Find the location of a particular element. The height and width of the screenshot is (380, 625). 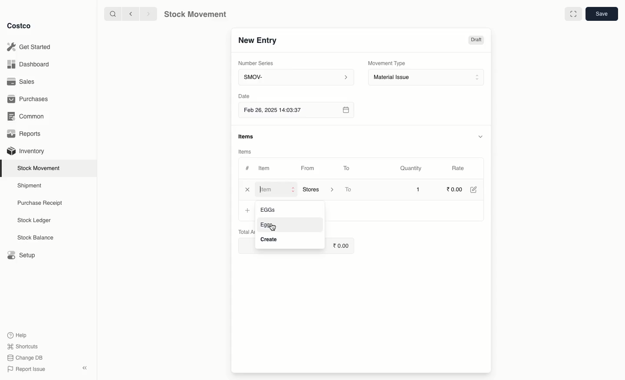

Purchase Receipt is located at coordinates (42, 203).